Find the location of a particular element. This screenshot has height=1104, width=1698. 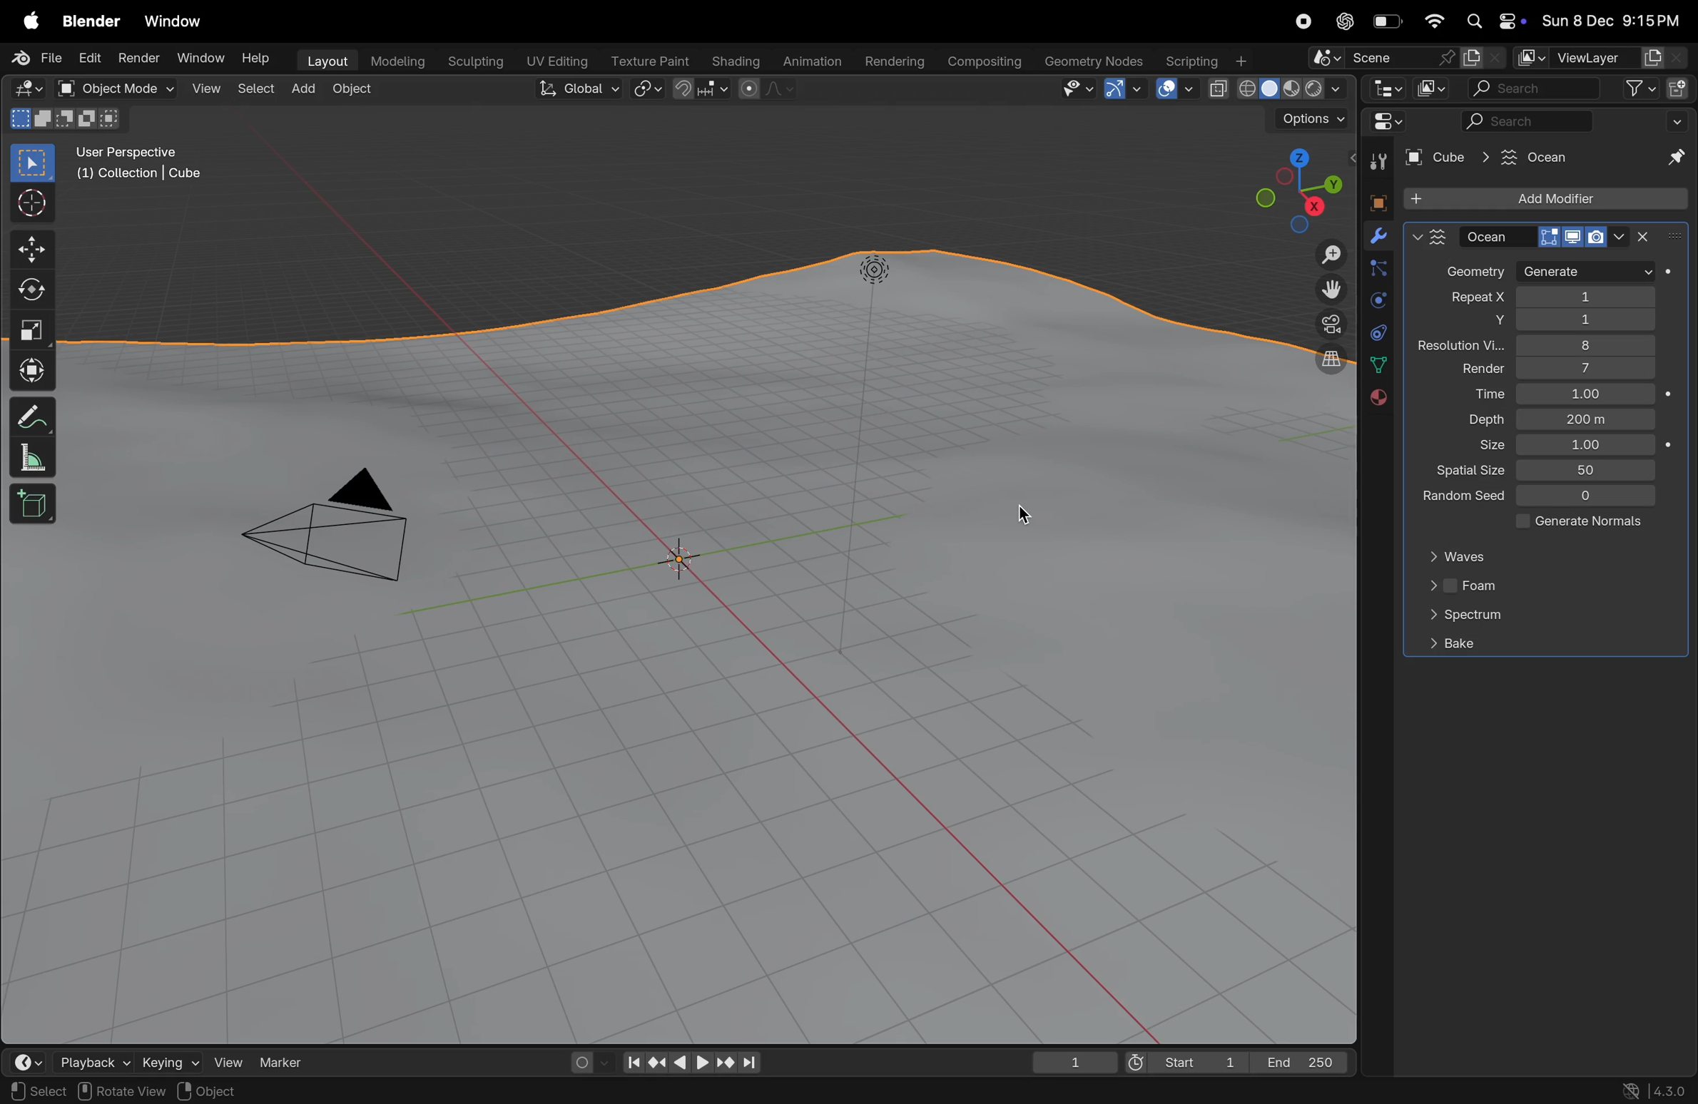

display mode is located at coordinates (1431, 88).